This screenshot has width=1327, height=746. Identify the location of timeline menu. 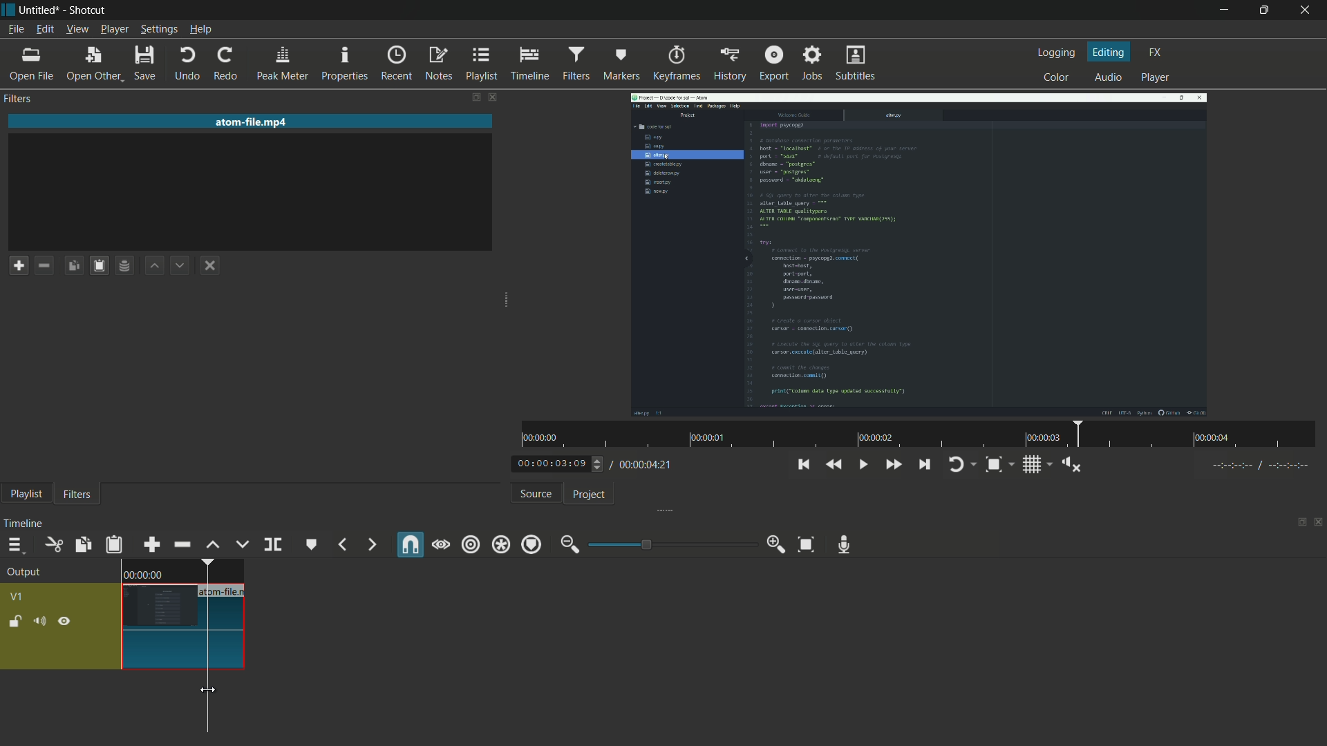
(15, 545).